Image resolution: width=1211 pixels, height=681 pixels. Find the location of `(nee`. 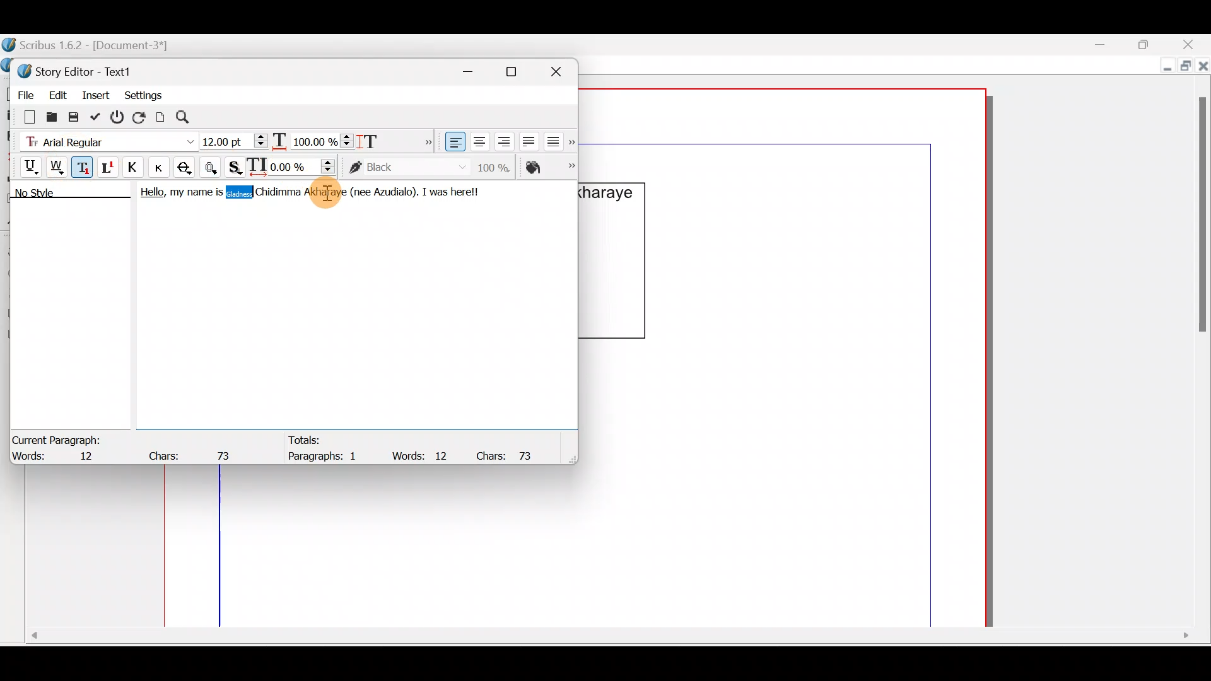

(nee is located at coordinates (359, 192).